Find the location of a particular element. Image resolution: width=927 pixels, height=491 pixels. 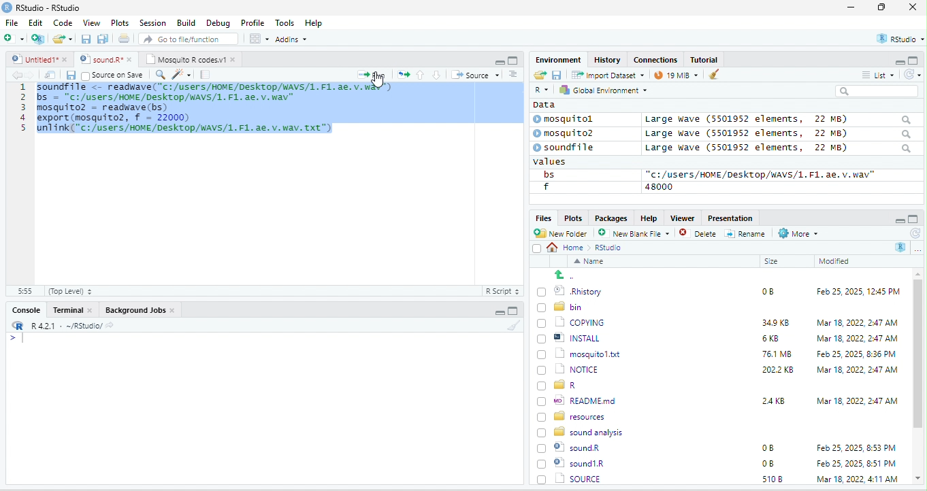

refresh is located at coordinates (910, 74).